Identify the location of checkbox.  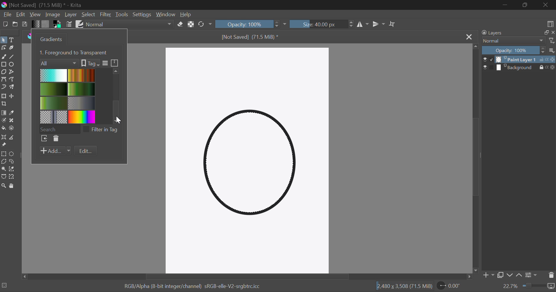
(488, 60).